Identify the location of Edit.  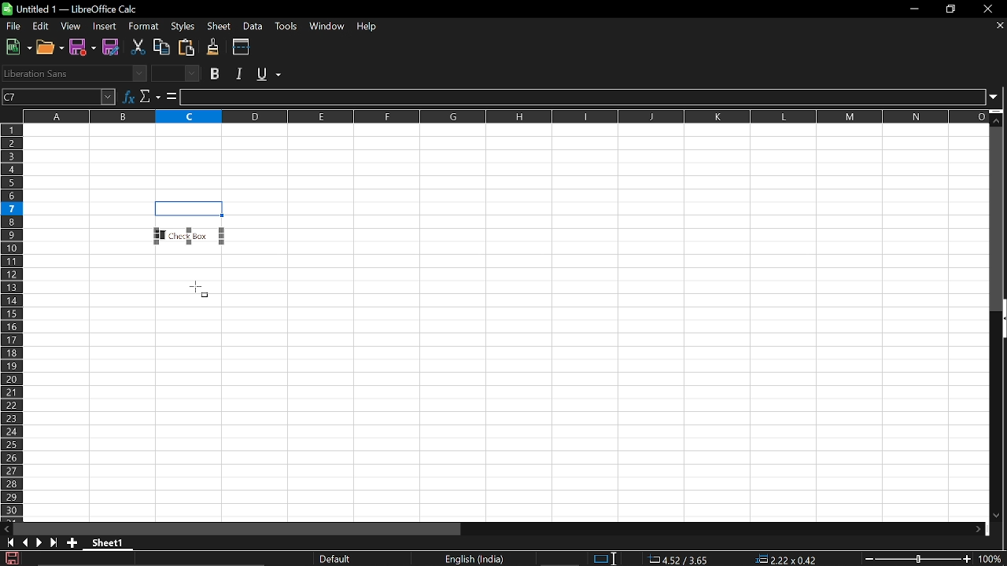
(42, 27).